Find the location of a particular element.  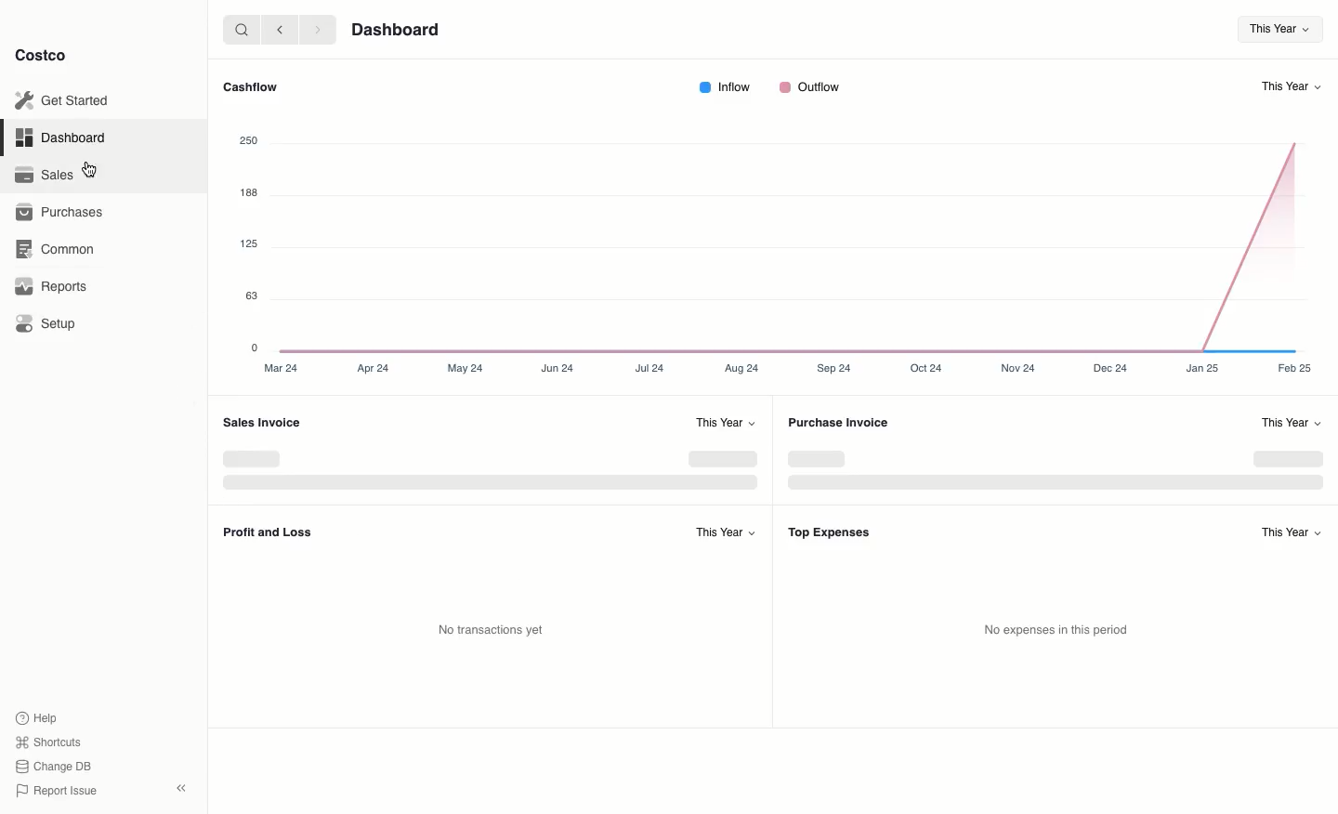

cursor is located at coordinates (90, 169).